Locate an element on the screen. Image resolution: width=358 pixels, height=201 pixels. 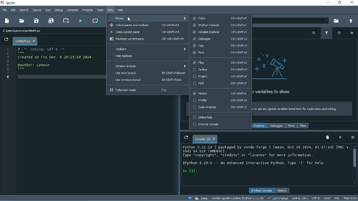
Open file is located at coordinates (22, 21).